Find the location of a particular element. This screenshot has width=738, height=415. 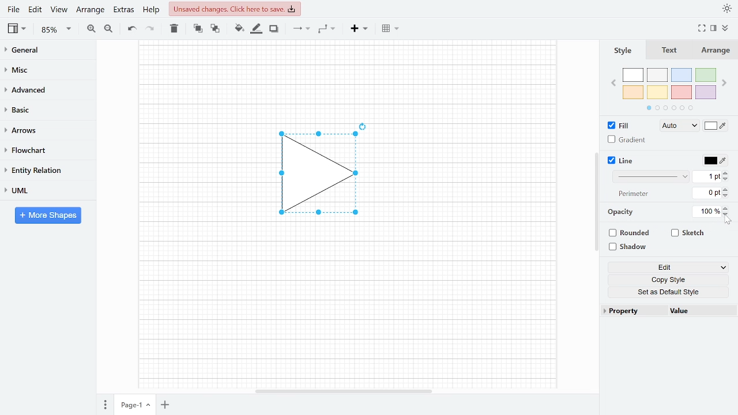

green is located at coordinates (706, 76).